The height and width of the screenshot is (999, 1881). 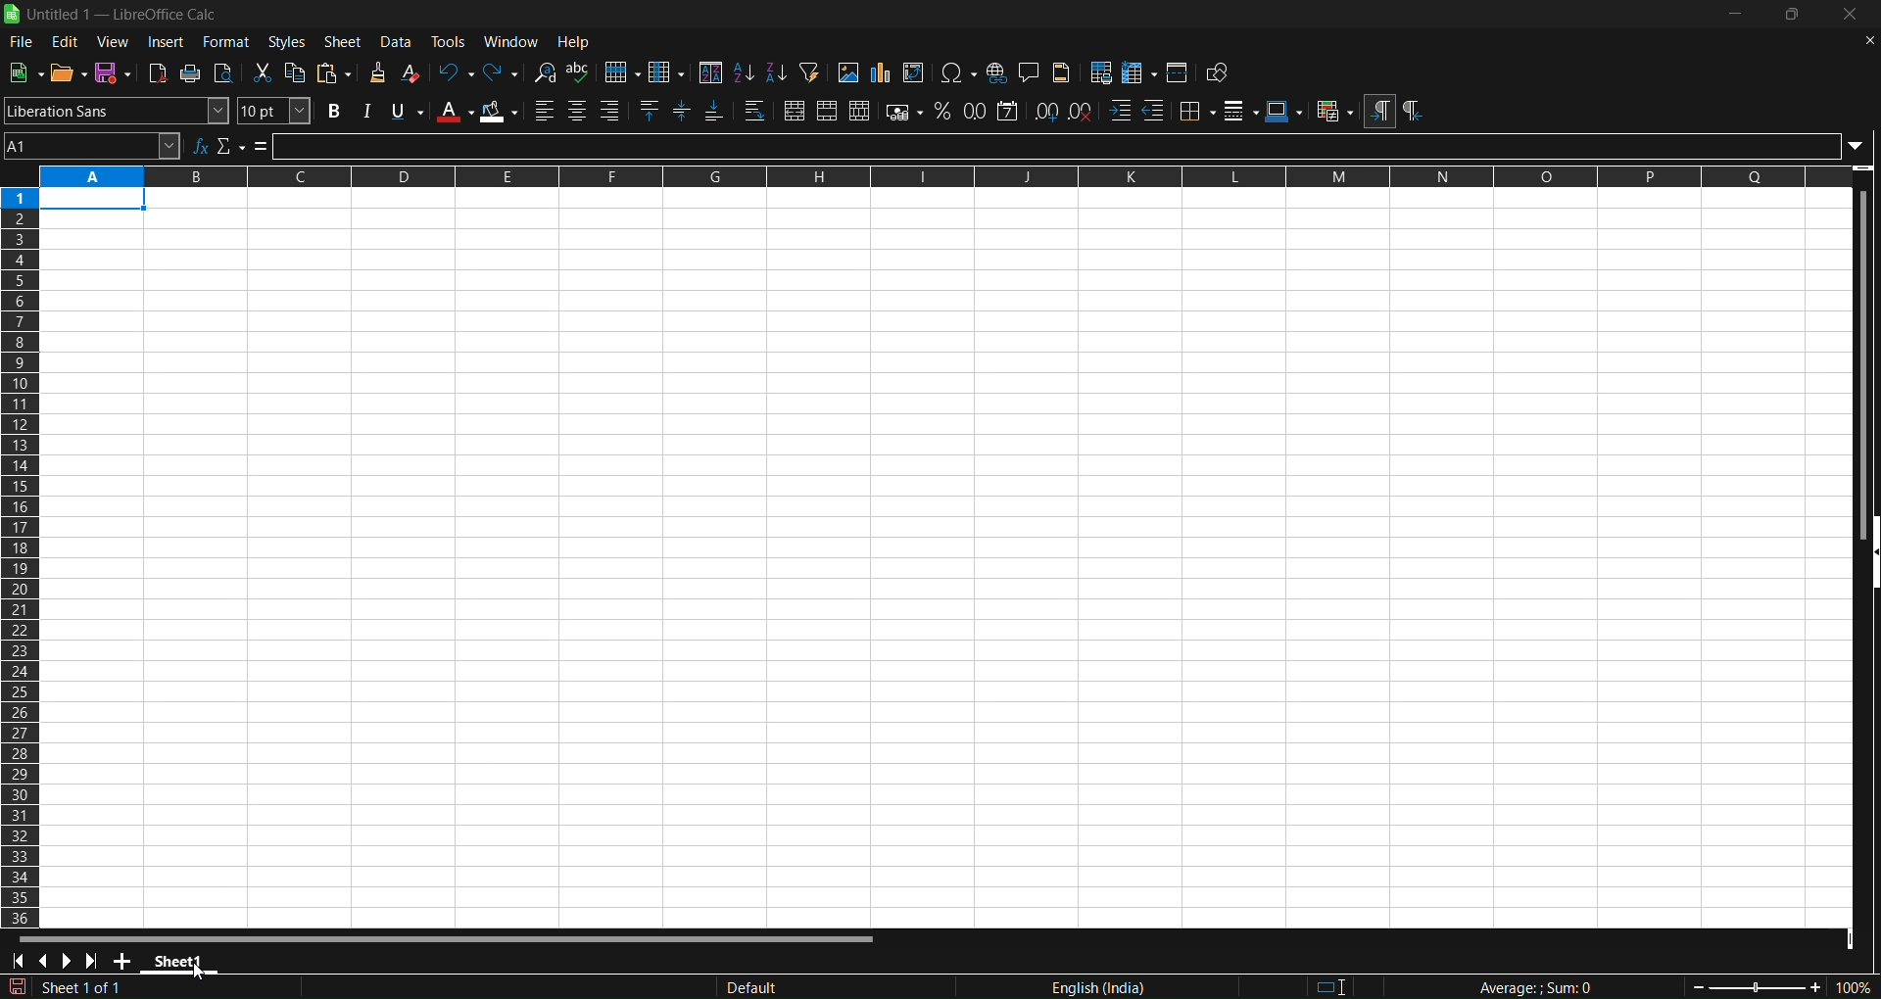 I want to click on close document, so click(x=1865, y=39).